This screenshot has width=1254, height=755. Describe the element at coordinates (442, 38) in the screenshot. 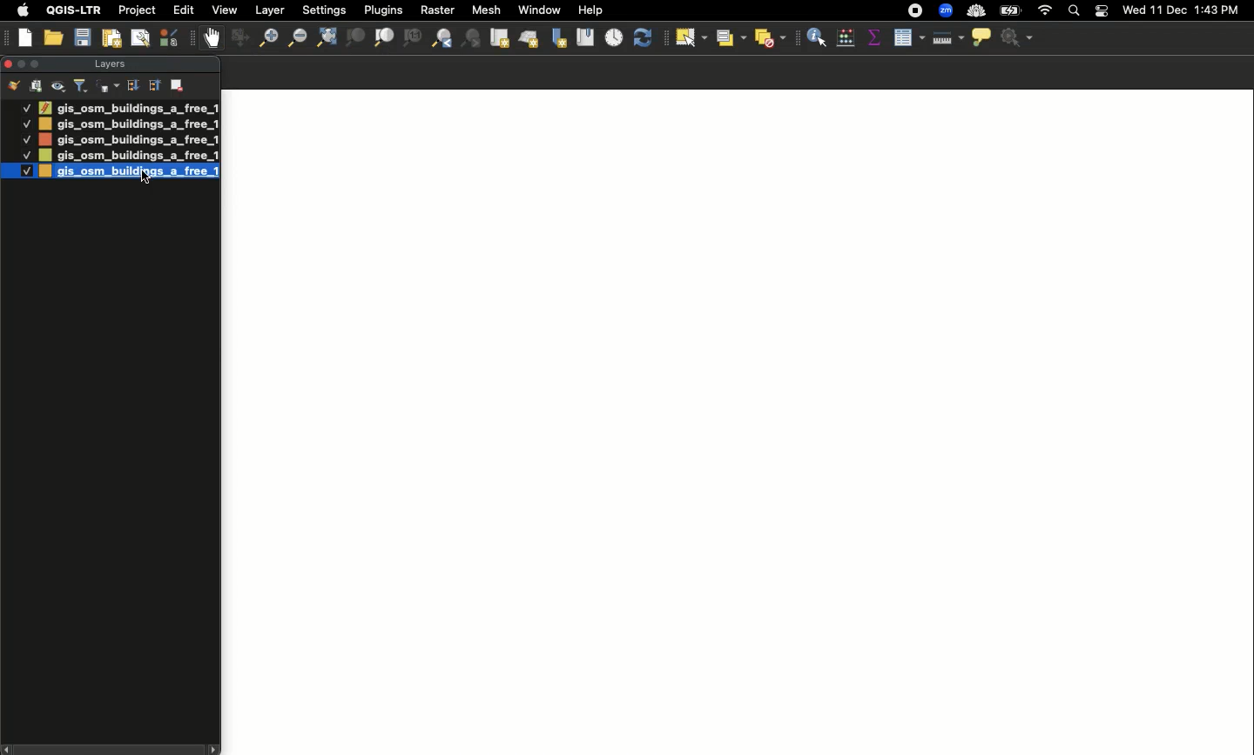

I see `Zoom last` at that location.